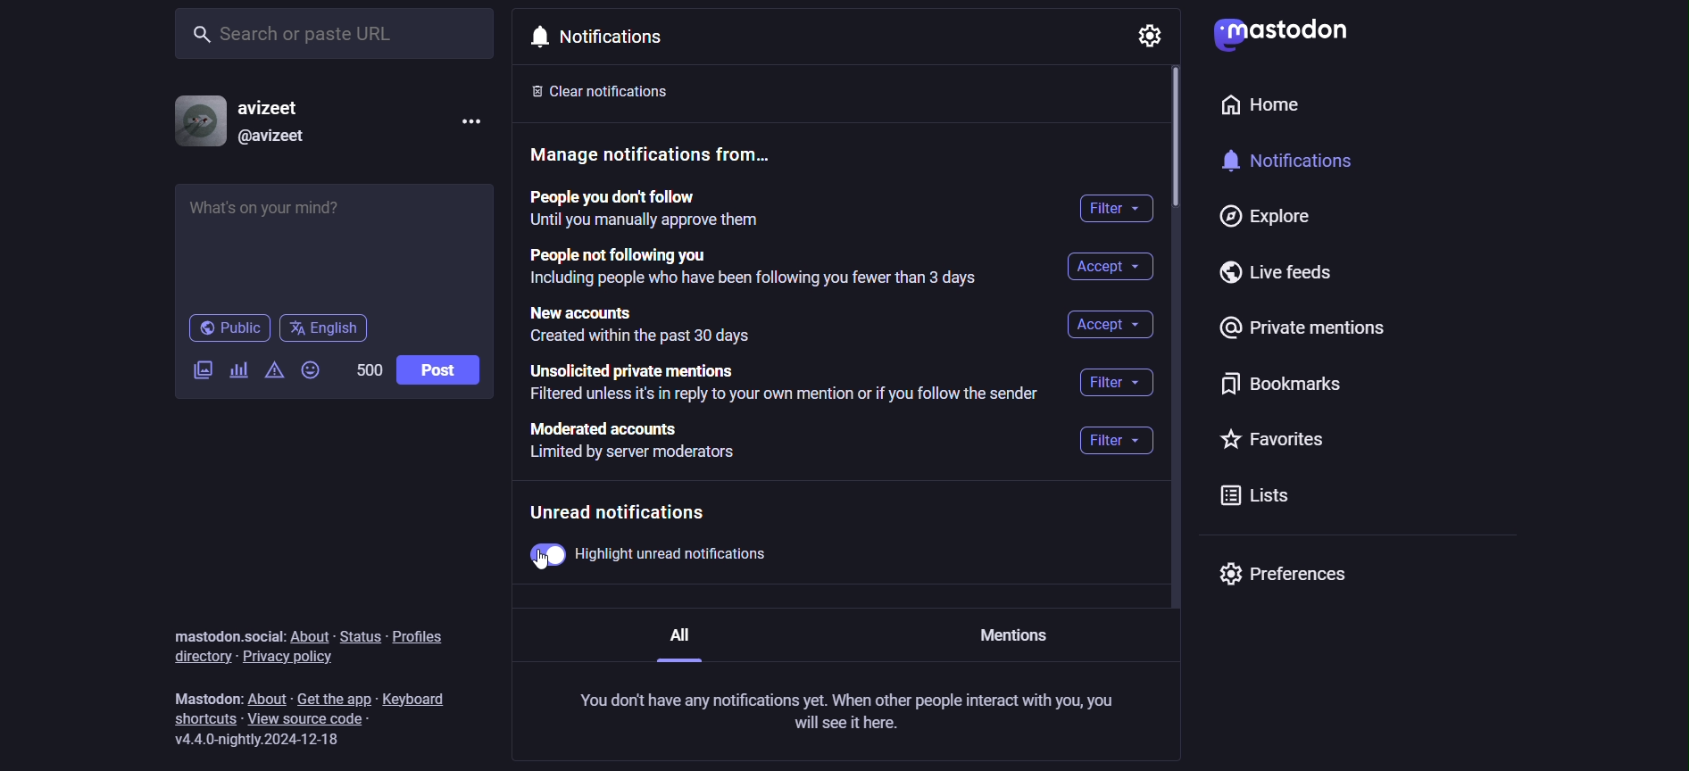 This screenshot has height=771, width=1689. I want to click on search, so click(338, 32).